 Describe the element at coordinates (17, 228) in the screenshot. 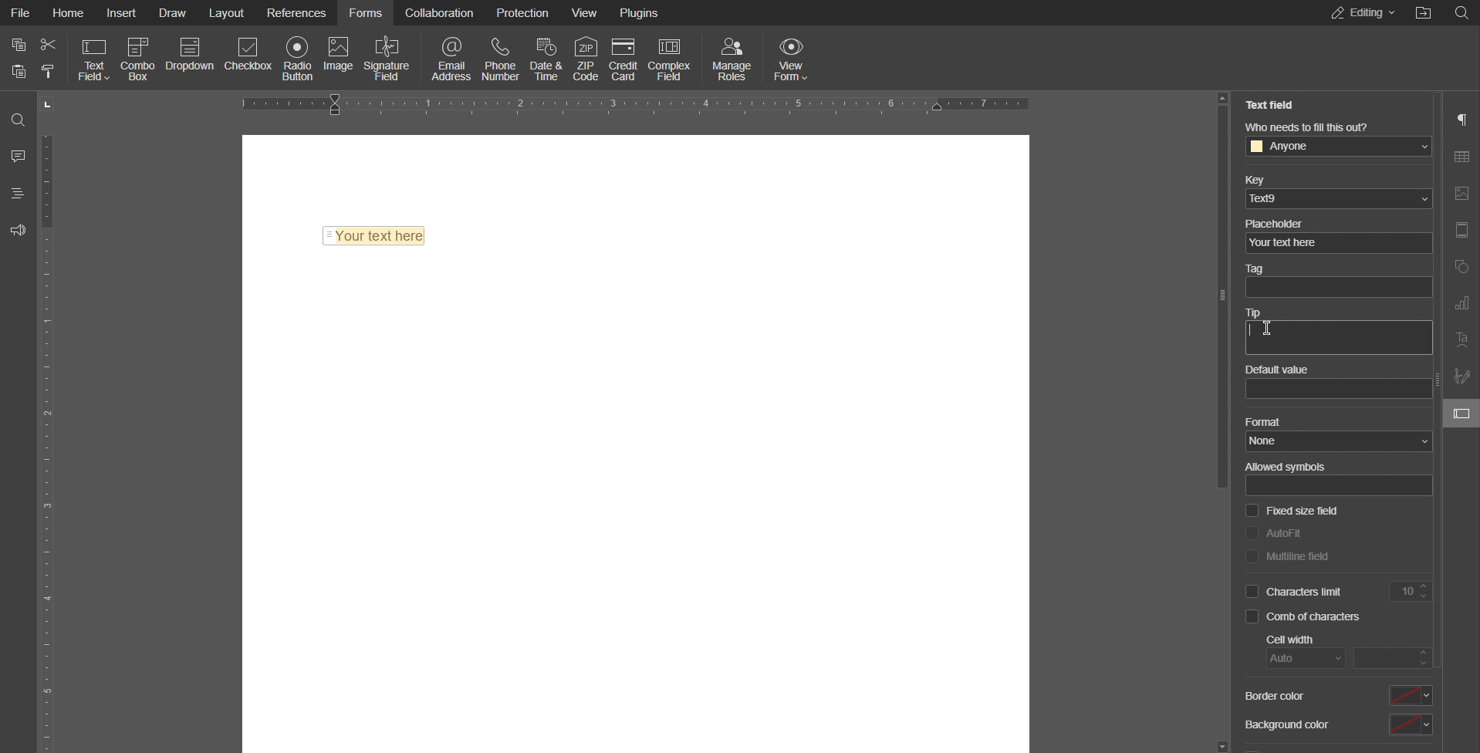

I see `Feedback and Support` at that location.